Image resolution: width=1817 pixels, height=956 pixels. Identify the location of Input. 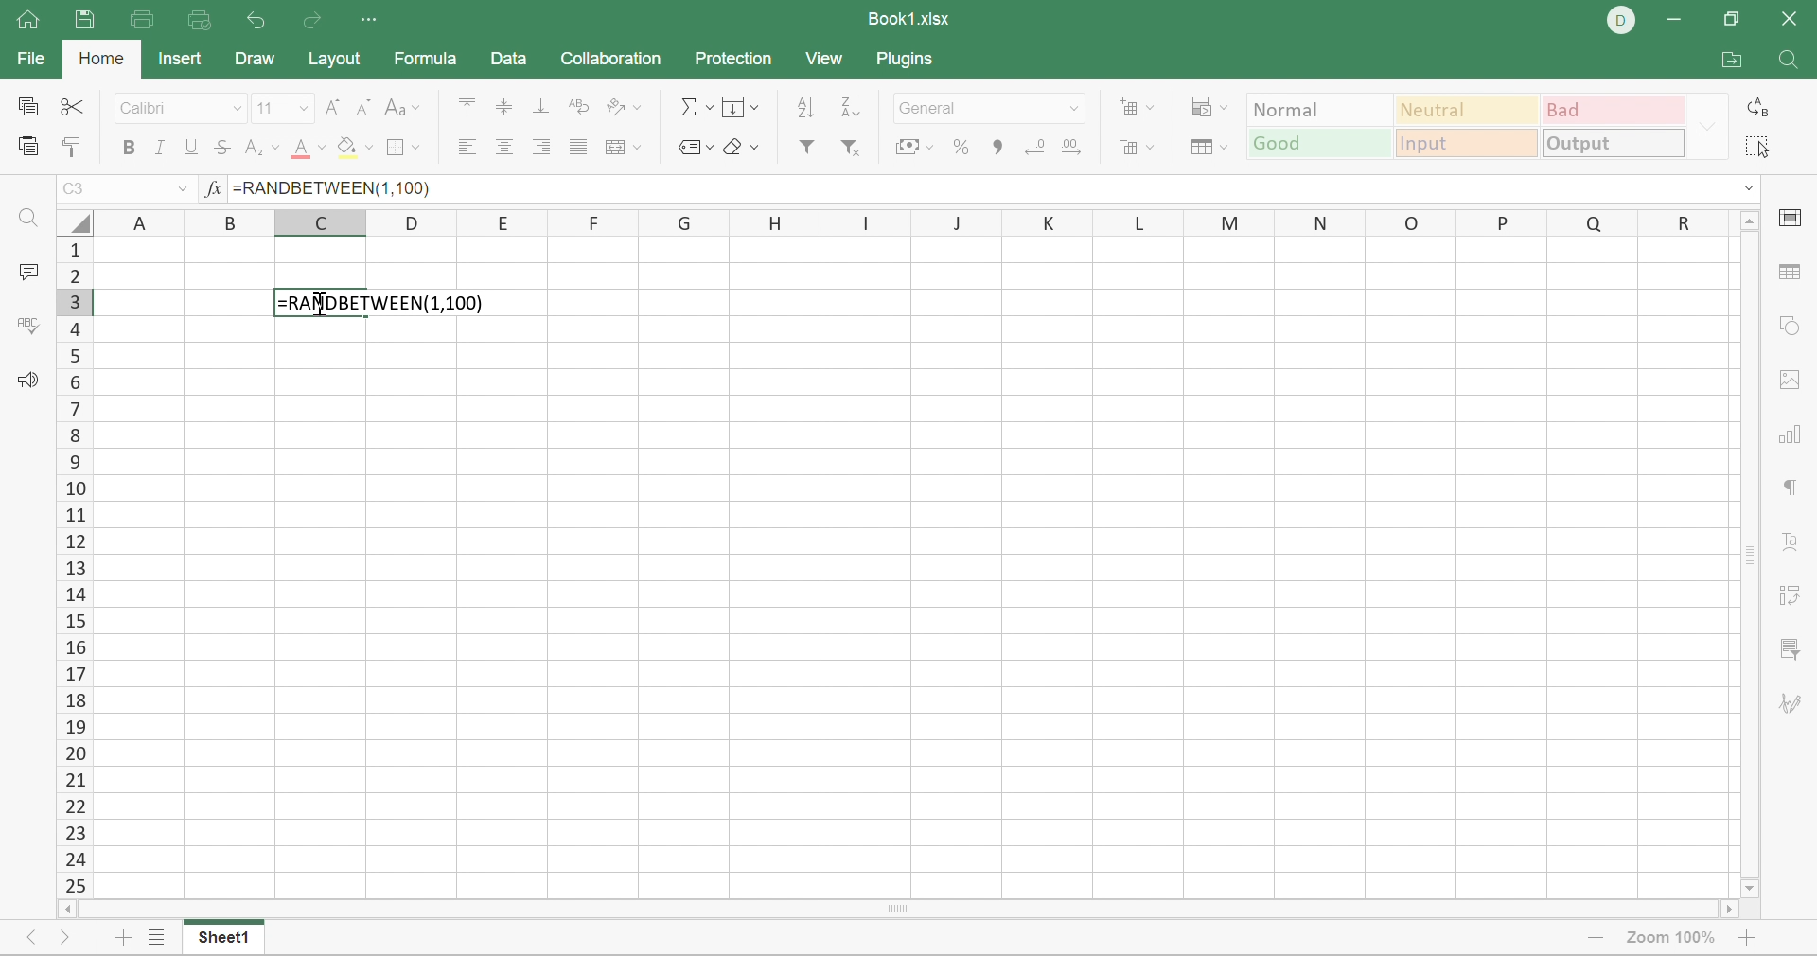
(1468, 144).